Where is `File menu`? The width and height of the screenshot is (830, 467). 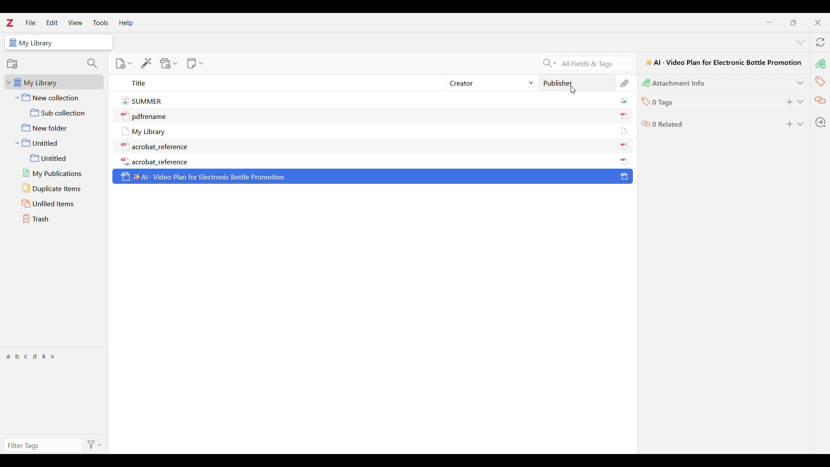 File menu is located at coordinates (30, 22).